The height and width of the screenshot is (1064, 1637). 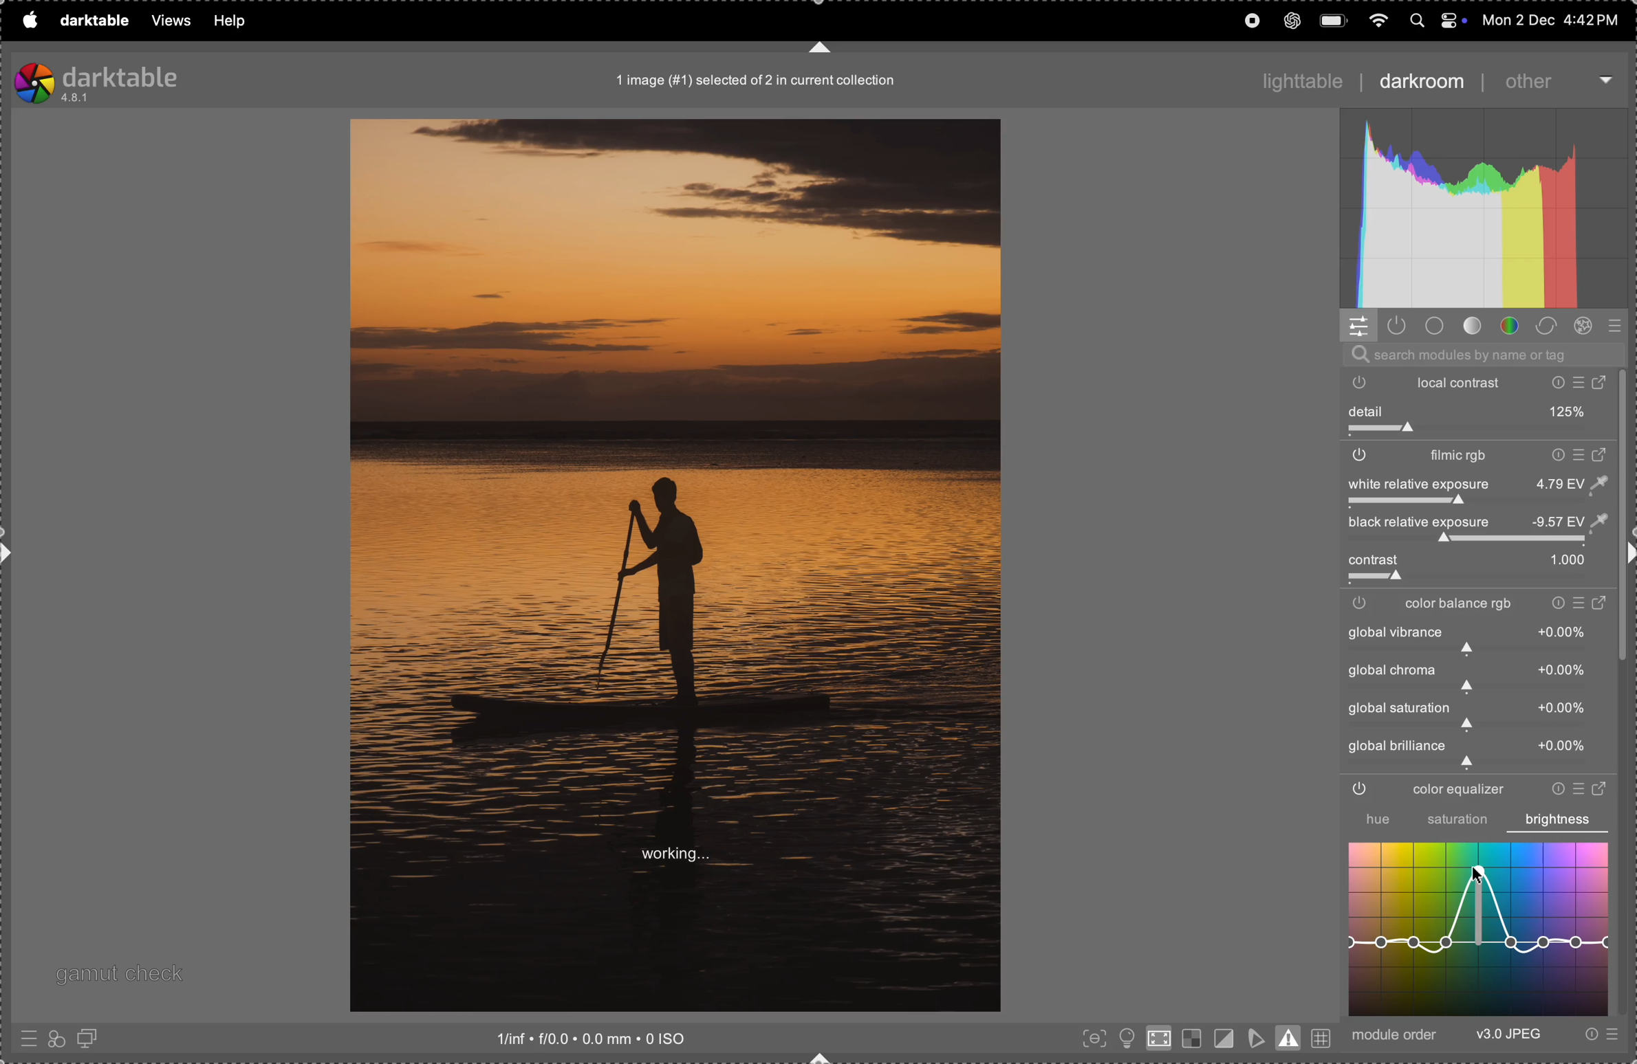 I want to click on white relative exposure, so click(x=1475, y=483).